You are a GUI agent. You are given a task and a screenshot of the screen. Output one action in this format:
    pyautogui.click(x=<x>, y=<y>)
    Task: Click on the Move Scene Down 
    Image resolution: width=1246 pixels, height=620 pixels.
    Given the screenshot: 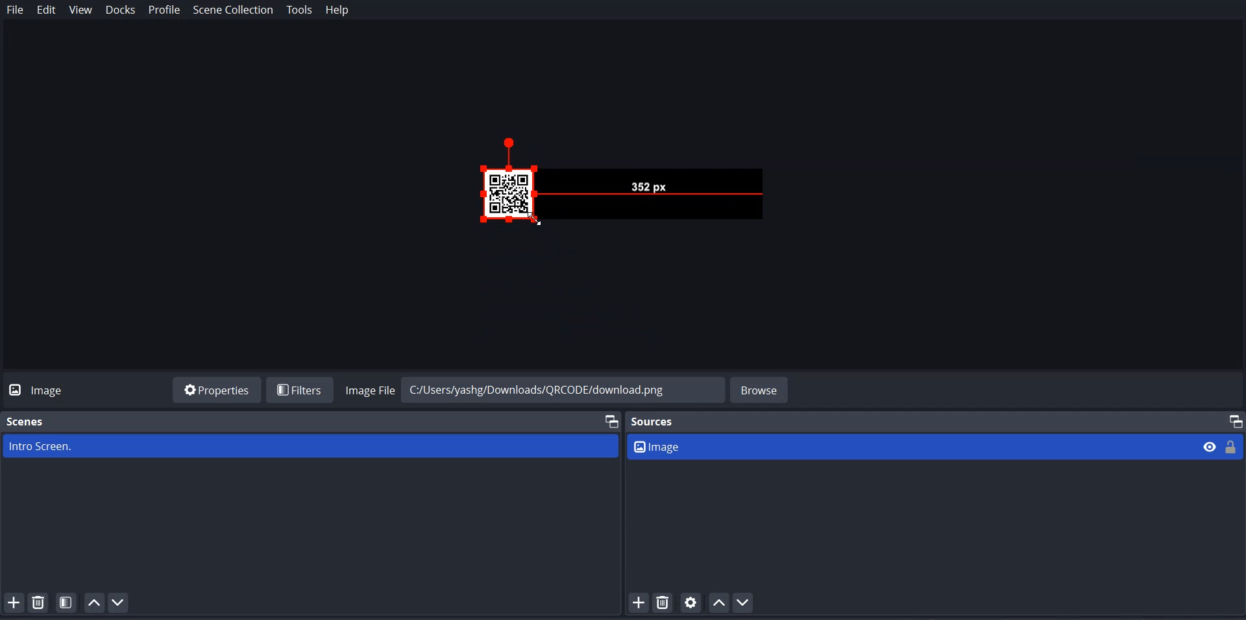 What is the action you would take?
    pyautogui.click(x=119, y=602)
    